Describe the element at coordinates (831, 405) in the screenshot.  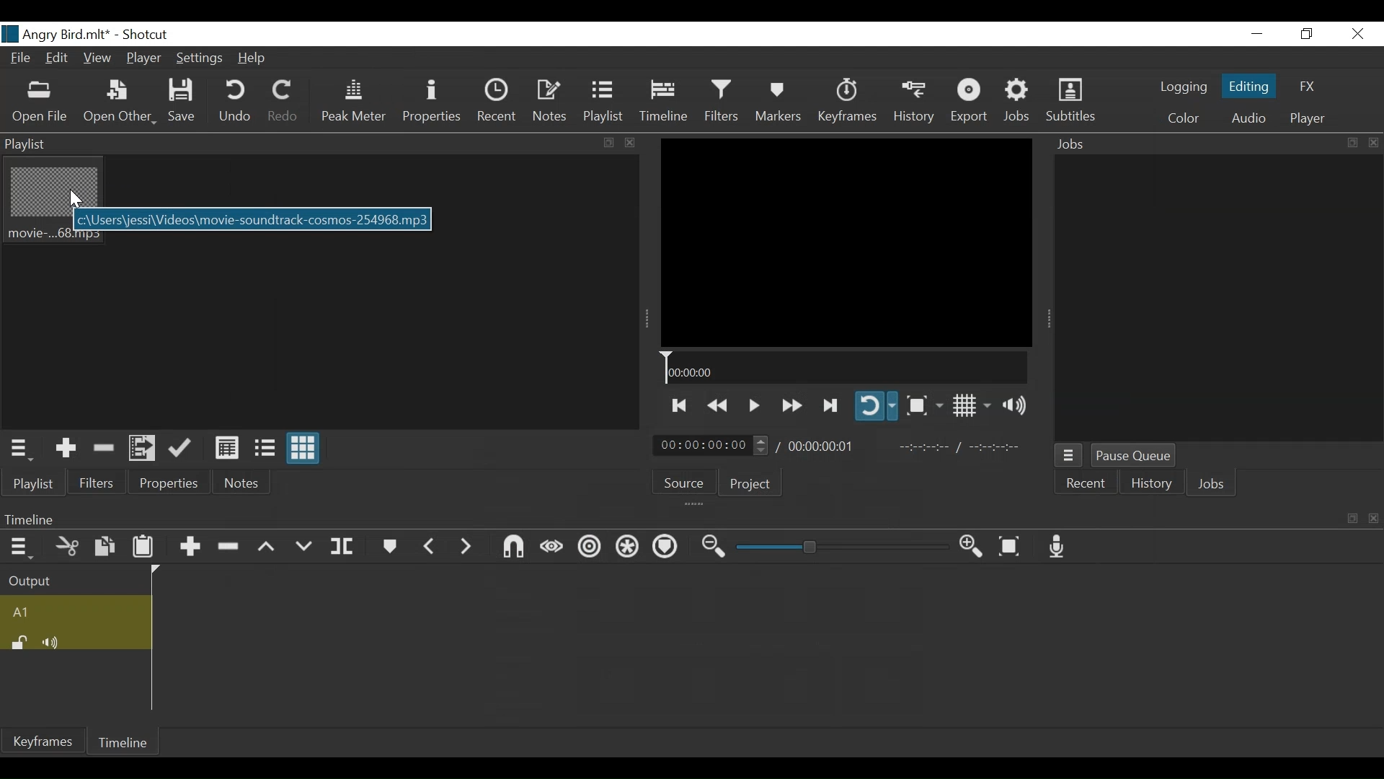
I see `Play forward quickly` at that location.